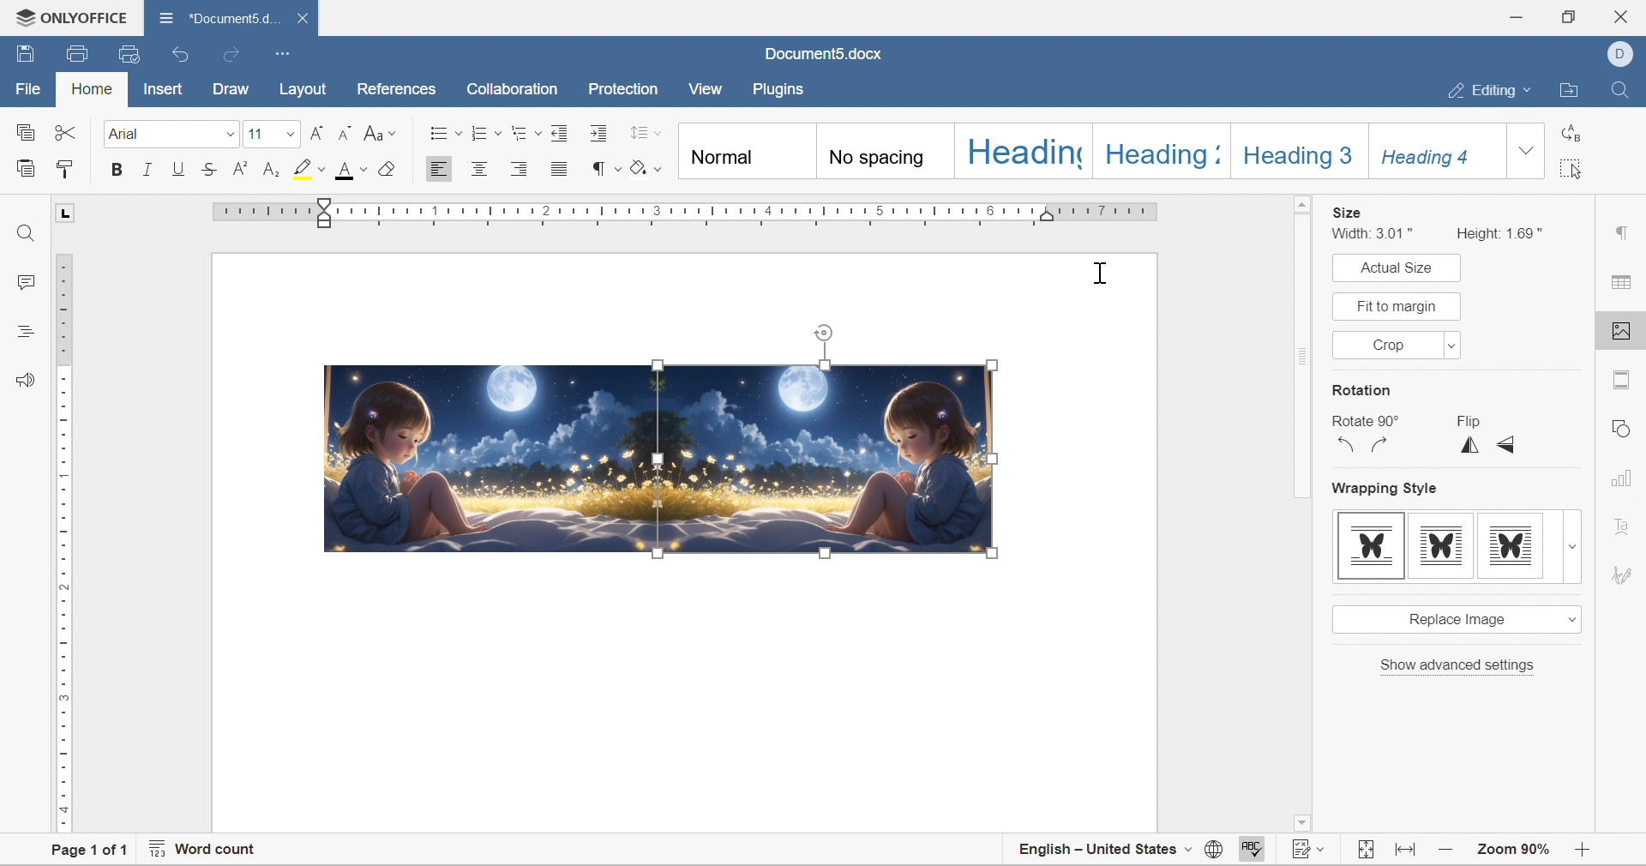  Describe the element at coordinates (1631, 481) in the screenshot. I see `chart settings` at that location.